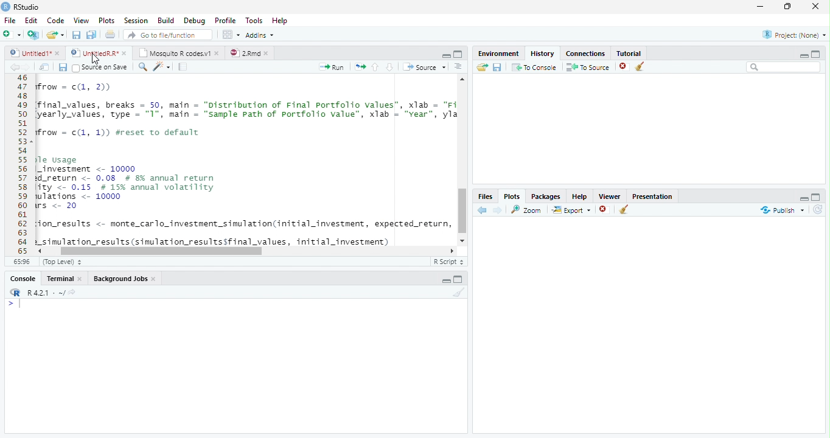  What do you see at coordinates (80, 19) in the screenshot?
I see `View` at bounding box center [80, 19].